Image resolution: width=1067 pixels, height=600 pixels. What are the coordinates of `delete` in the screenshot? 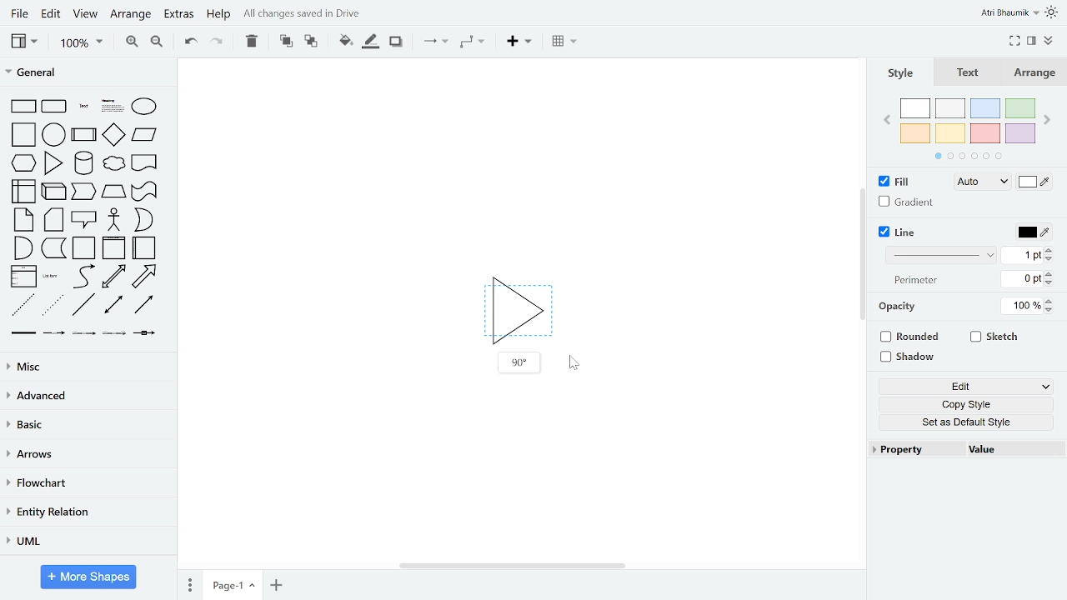 It's located at (252, 41).